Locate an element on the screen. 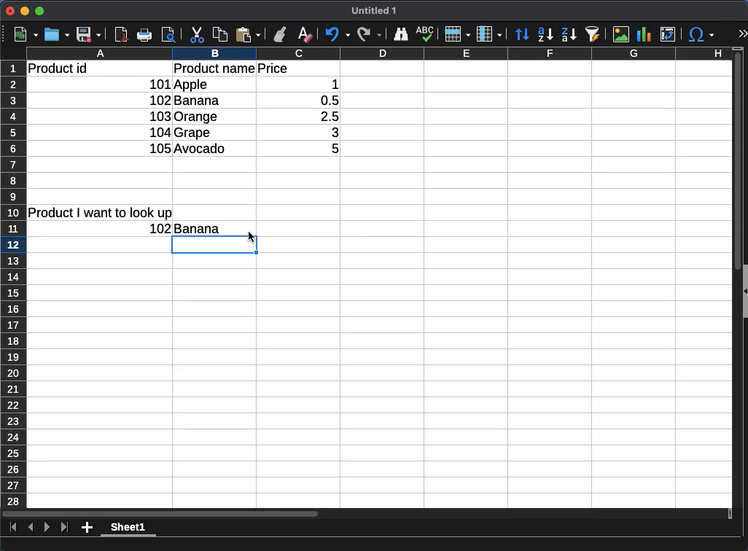 Image resolution: width=748 pixels, height=551 pixels. add is located at coordinates (87, 528).